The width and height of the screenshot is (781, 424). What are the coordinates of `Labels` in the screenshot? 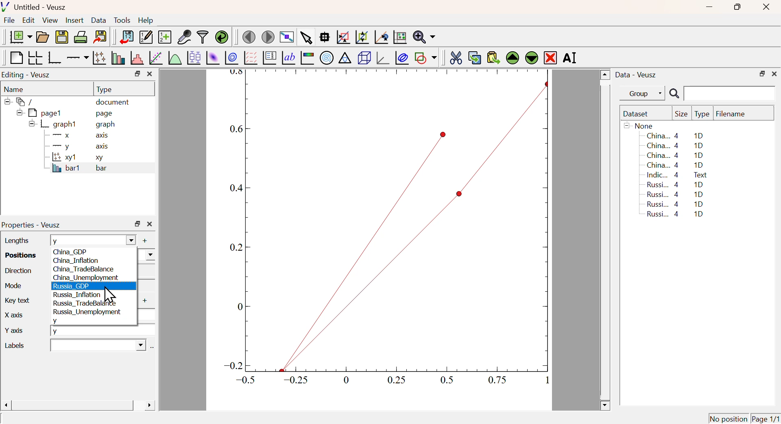 It's located at (22, 345).